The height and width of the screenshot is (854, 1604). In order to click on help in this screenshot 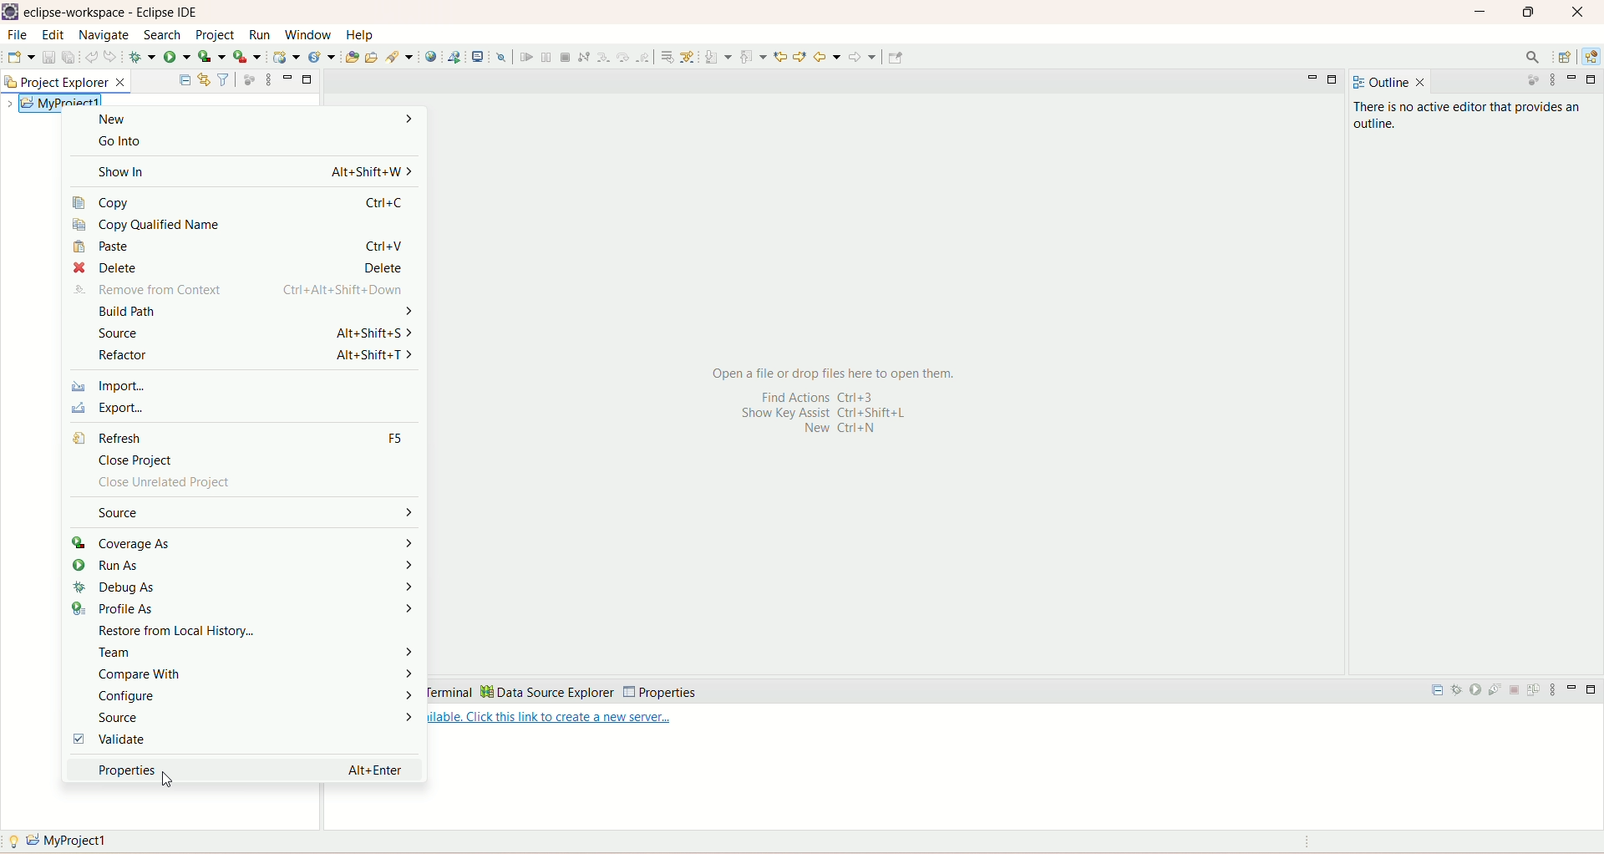, I will do `click(358, 35)`.